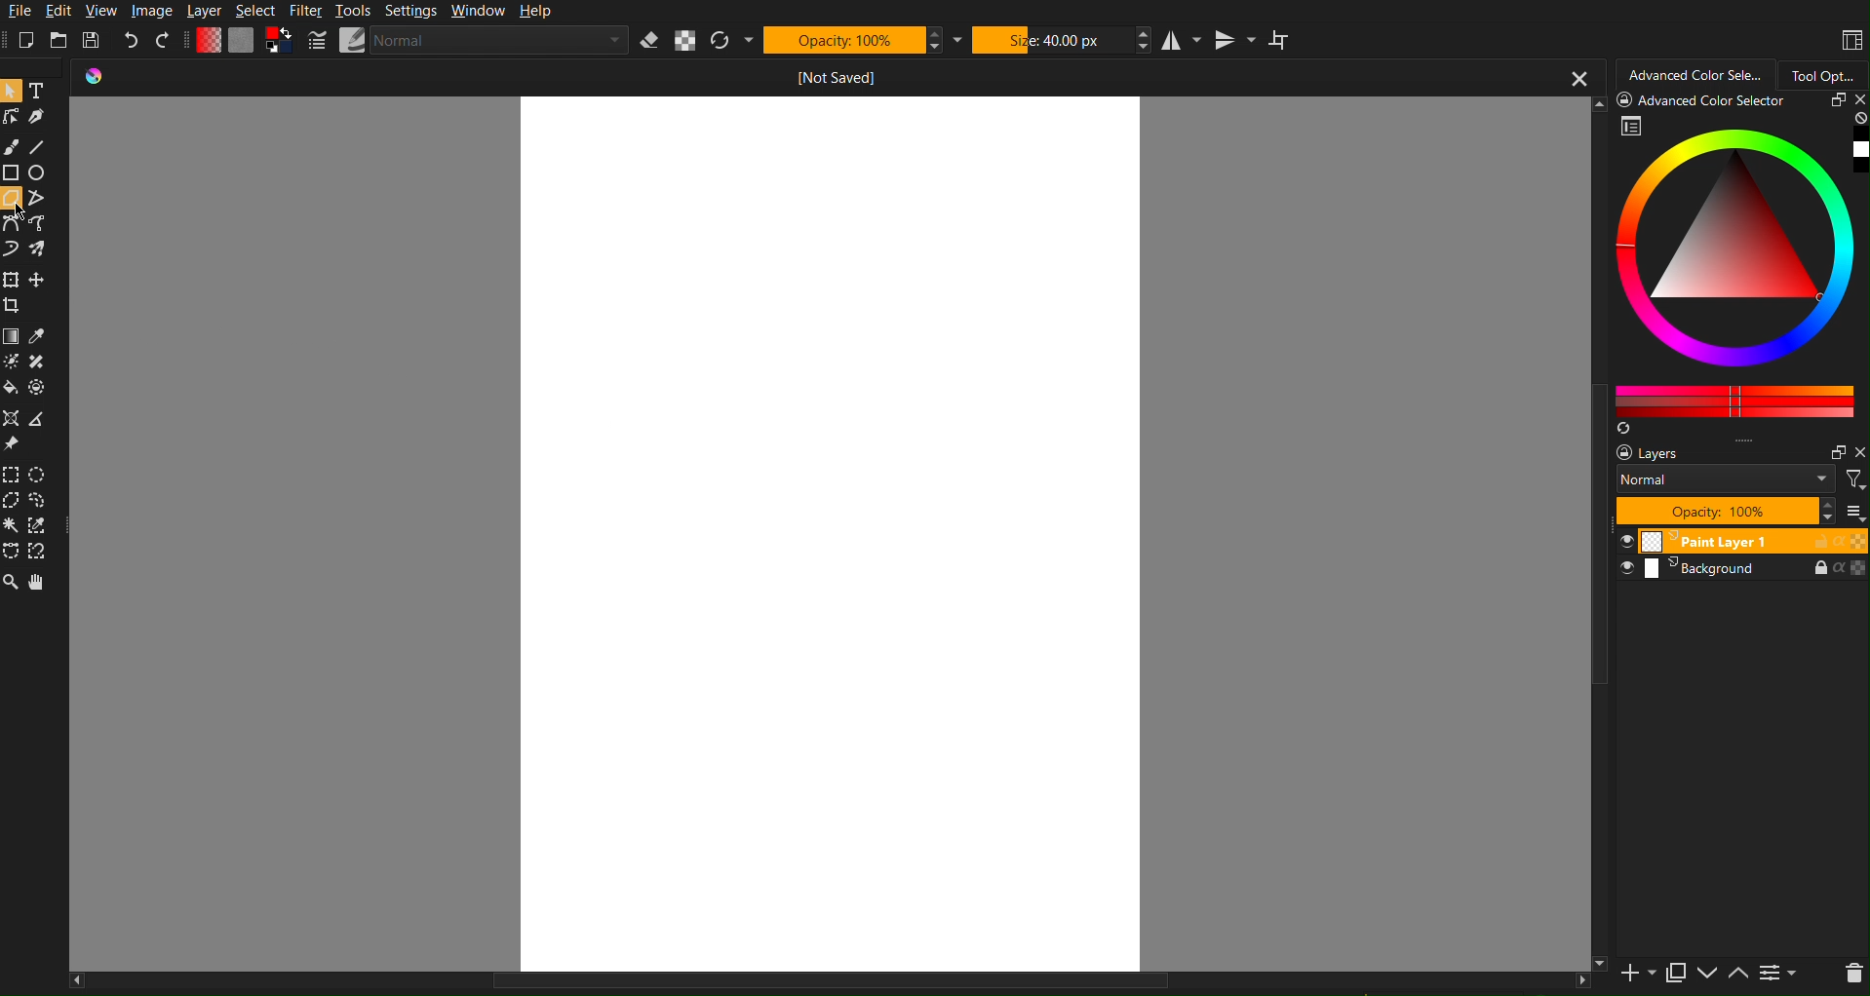  What do you see at coordinates (102, 78) in the screenshot?
I see `icon` at bounding box center [102, 78].